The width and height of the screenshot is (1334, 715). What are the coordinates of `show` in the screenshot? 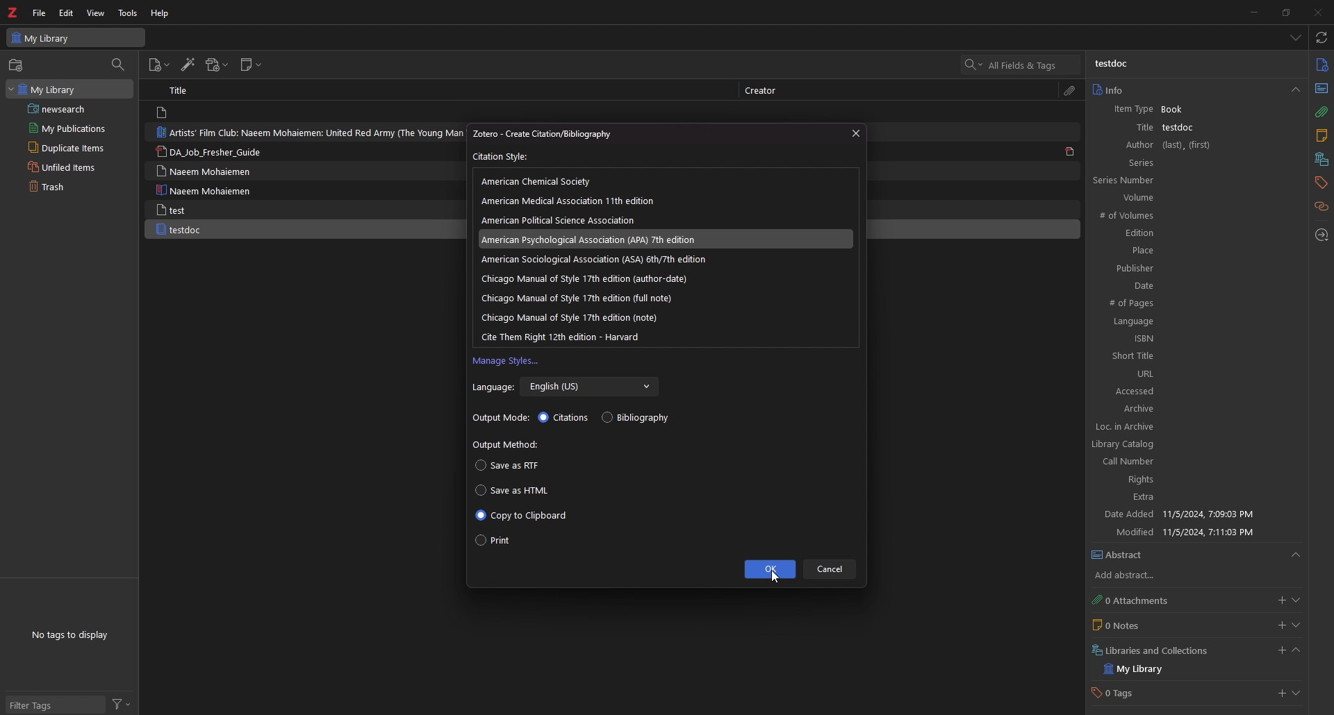 It's located at (1296, 625).